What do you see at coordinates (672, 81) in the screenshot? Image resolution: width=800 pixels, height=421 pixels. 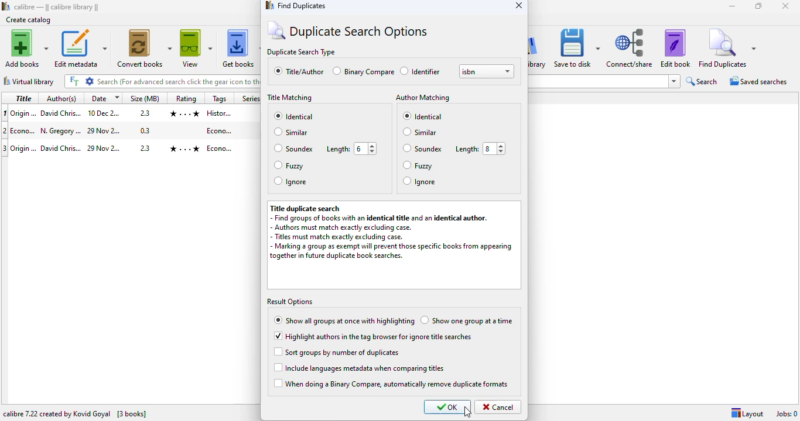 I see `more` at bounding box center [672, 81].